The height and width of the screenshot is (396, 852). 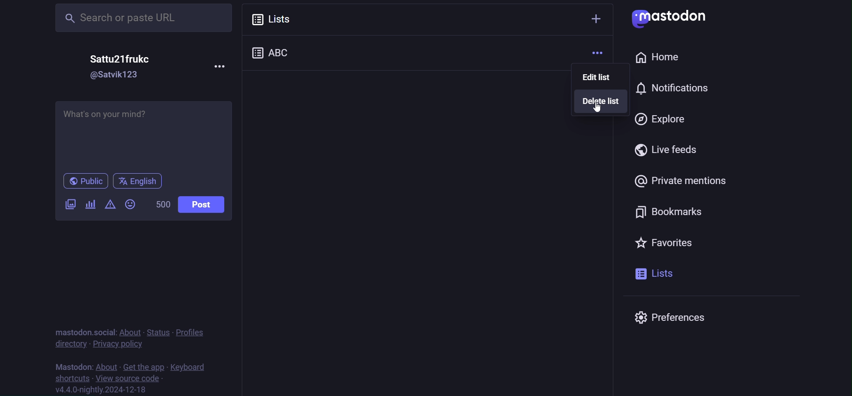 I want to click on search, so click(x=135, y=18).